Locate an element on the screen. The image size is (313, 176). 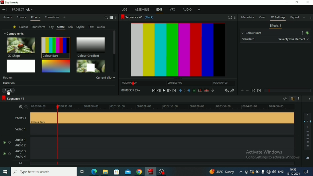
Microsoft store is located at coordinates (116, 171).